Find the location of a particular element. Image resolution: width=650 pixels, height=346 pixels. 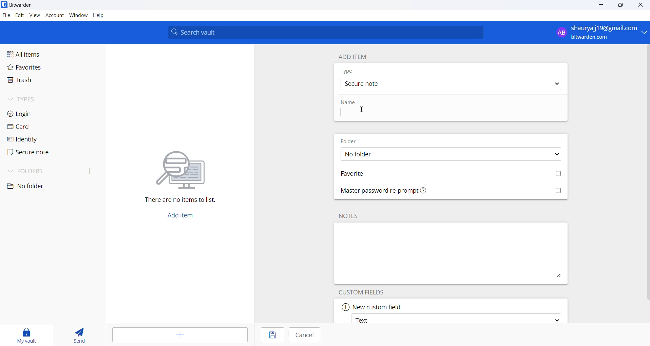

cursor is located at coordinates (361, 110).